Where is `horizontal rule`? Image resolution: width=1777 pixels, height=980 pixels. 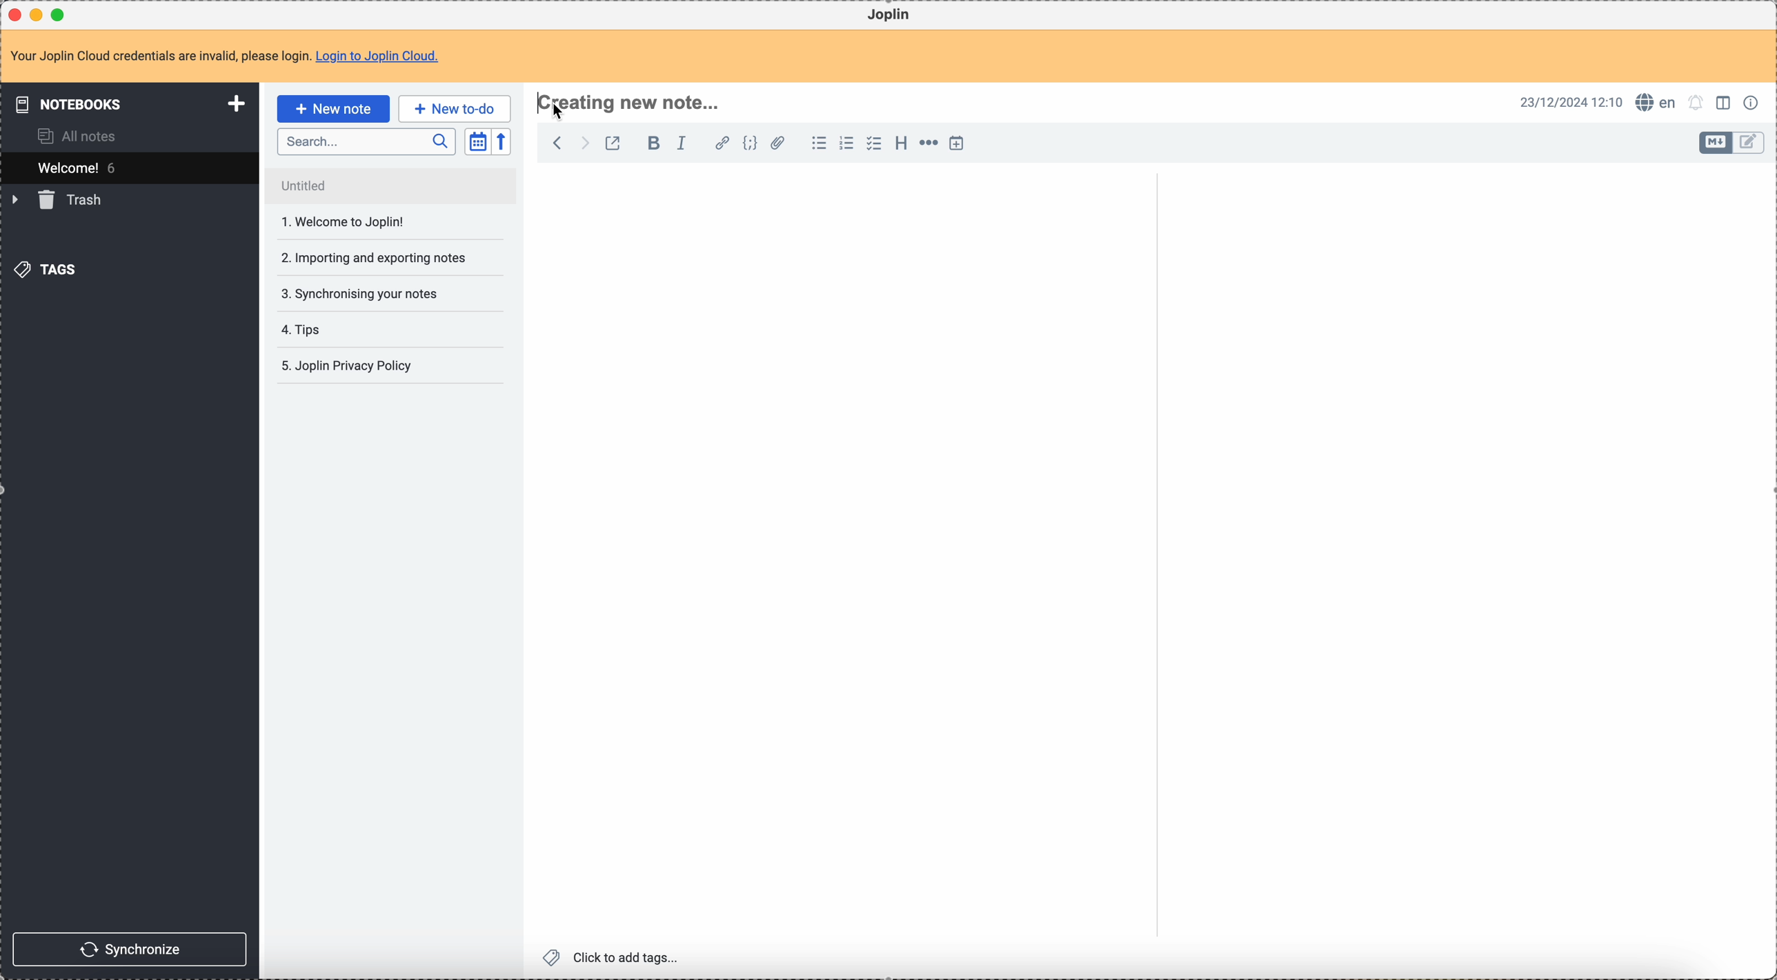 horizontal rule is located at coordinates (929, 145).